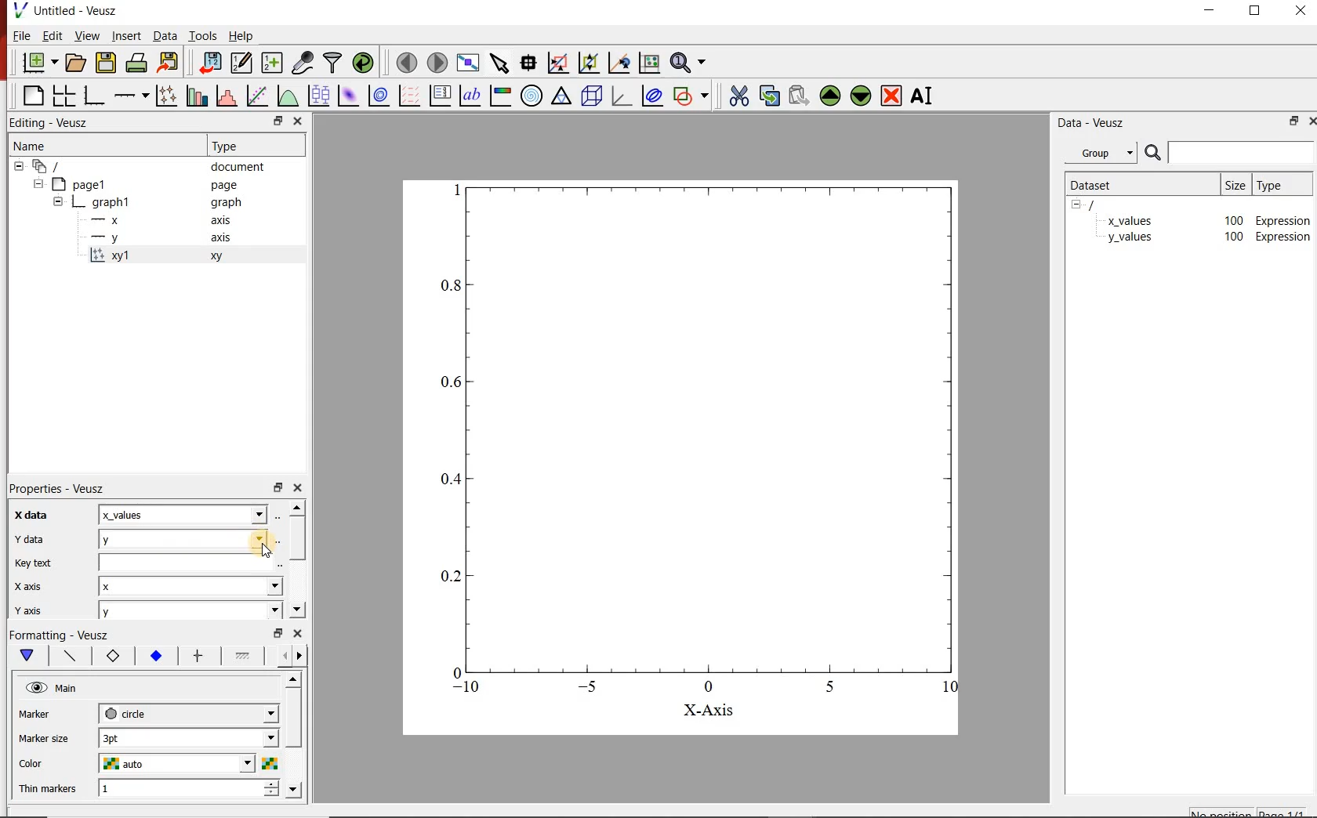  I want to click on open document, so click(77, 62).